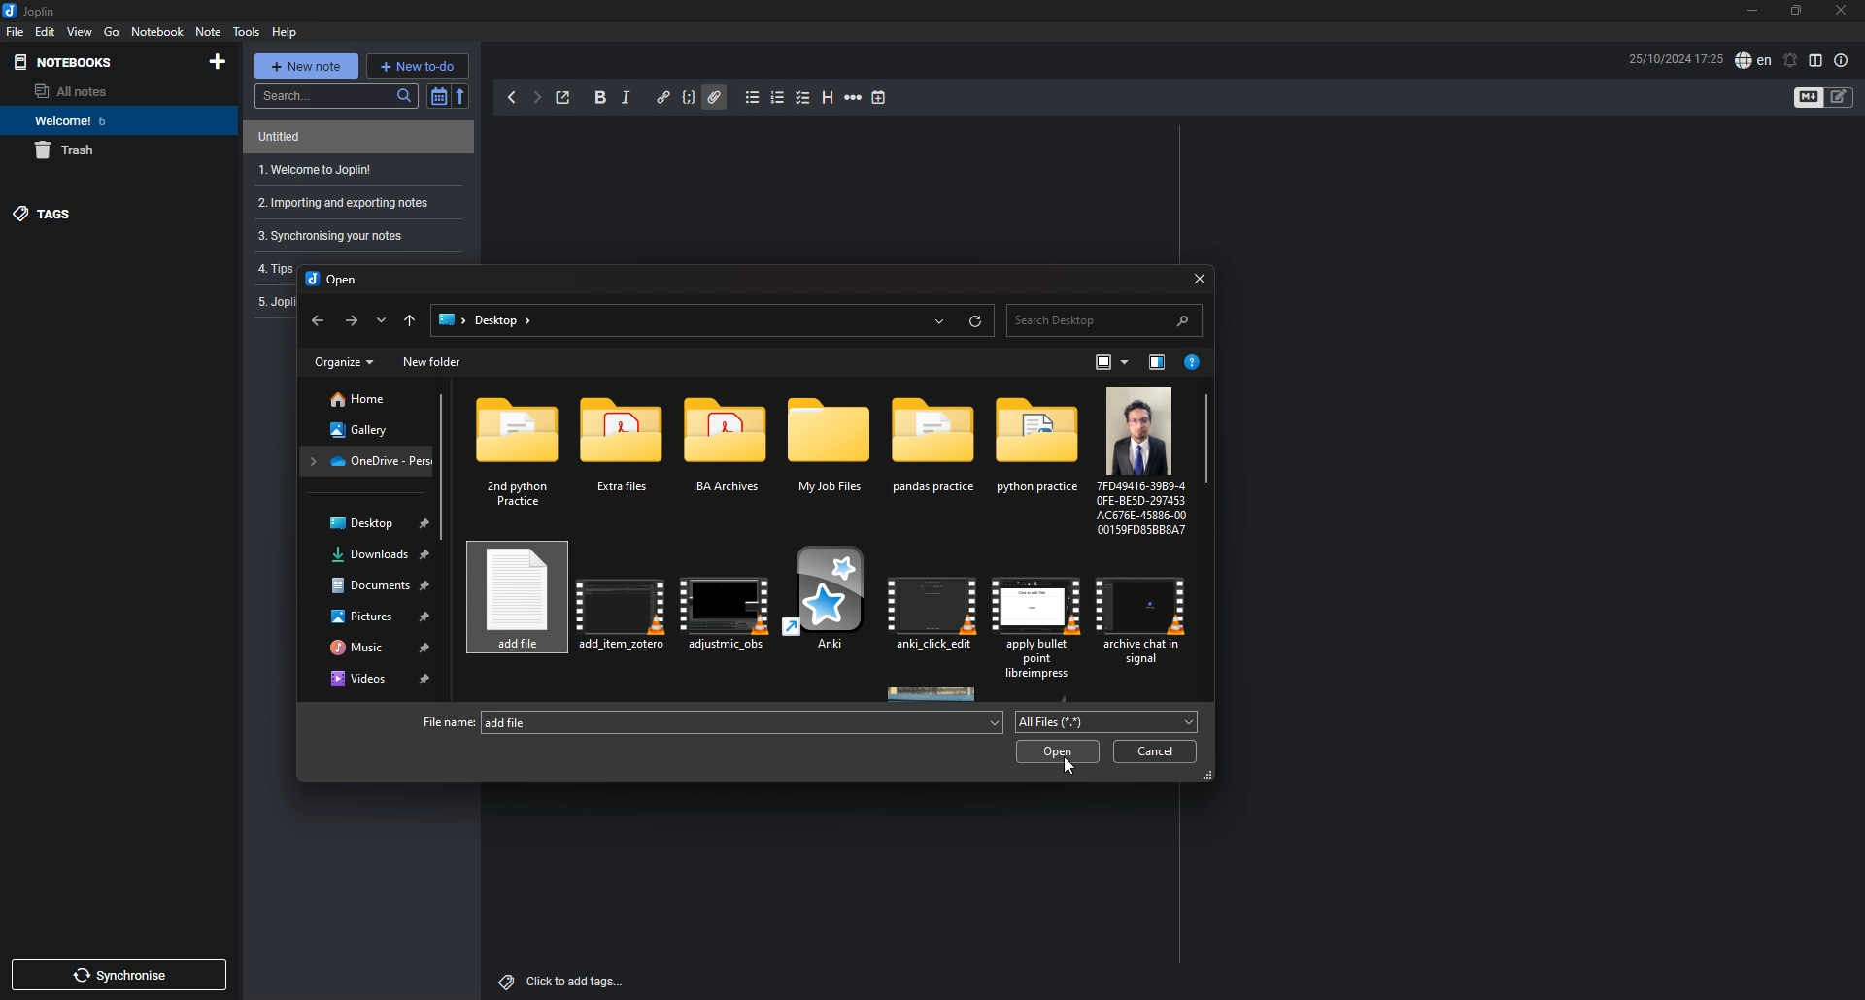 The width and height of the screenshot is (1865, 1000). Describe the element at coordinates (935, 610) in the screenshot. I see `file` at that location.